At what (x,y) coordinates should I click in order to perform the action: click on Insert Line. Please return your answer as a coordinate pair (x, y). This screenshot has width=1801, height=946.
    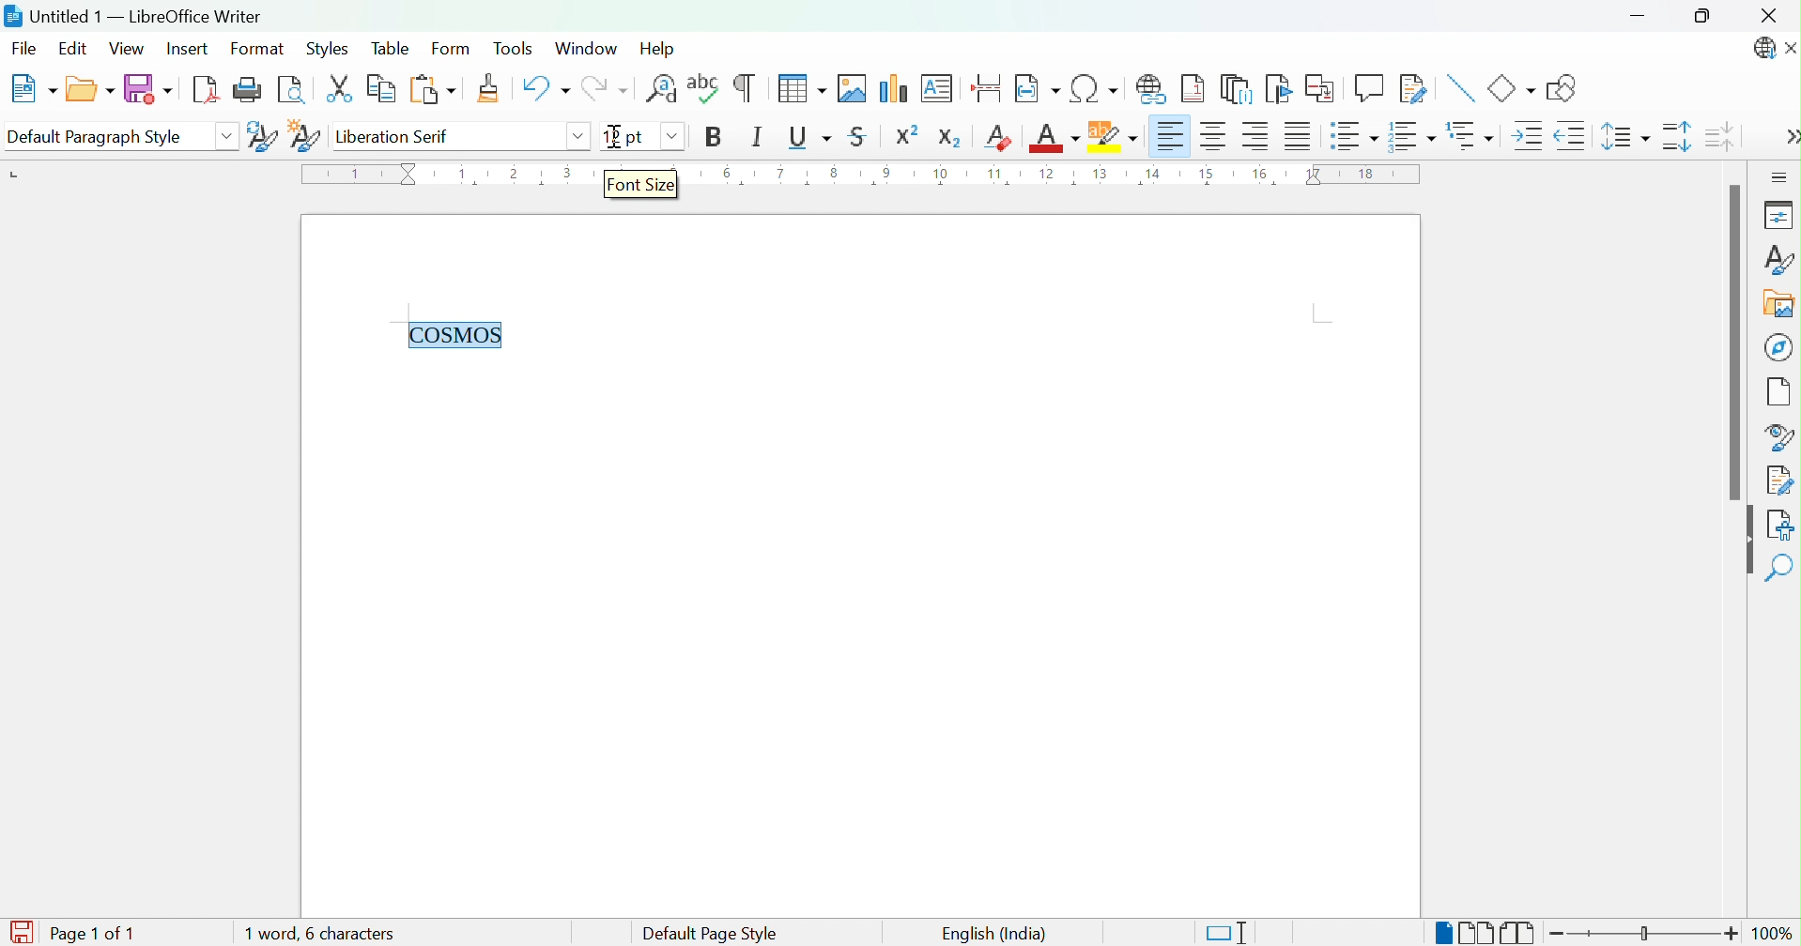
    Looking at the image, I should click on (1458, 85).